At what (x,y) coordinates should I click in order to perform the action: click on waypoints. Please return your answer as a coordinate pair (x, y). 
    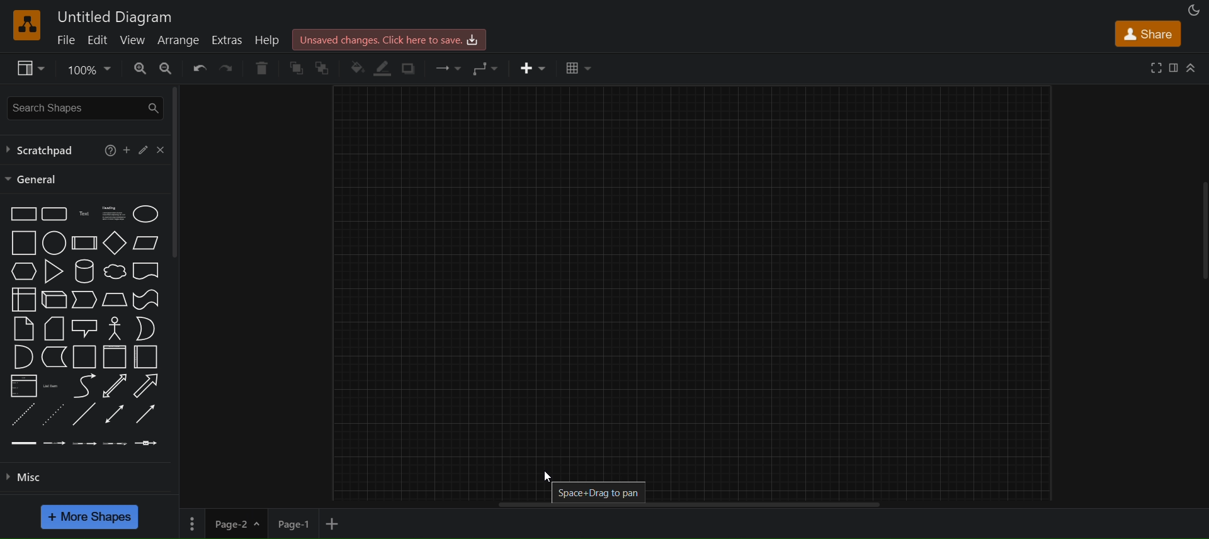
    Looking at the image, I should click on (485, 68).